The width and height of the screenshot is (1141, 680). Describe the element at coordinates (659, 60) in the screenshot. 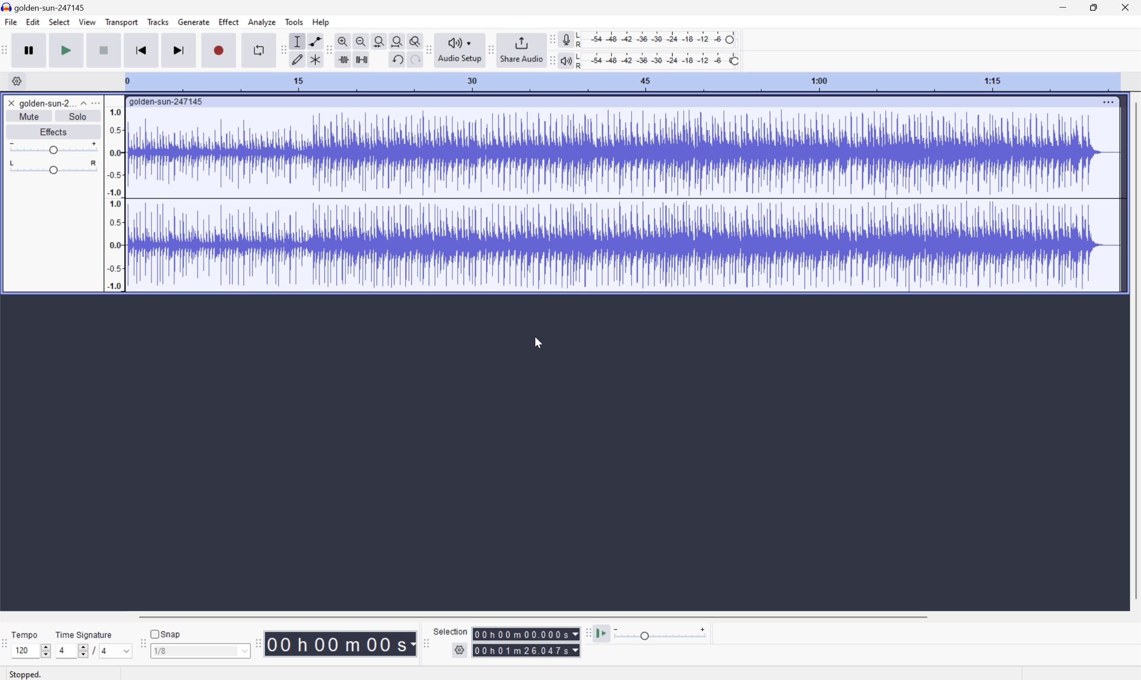

I see `Playback level: 100%` at that location.